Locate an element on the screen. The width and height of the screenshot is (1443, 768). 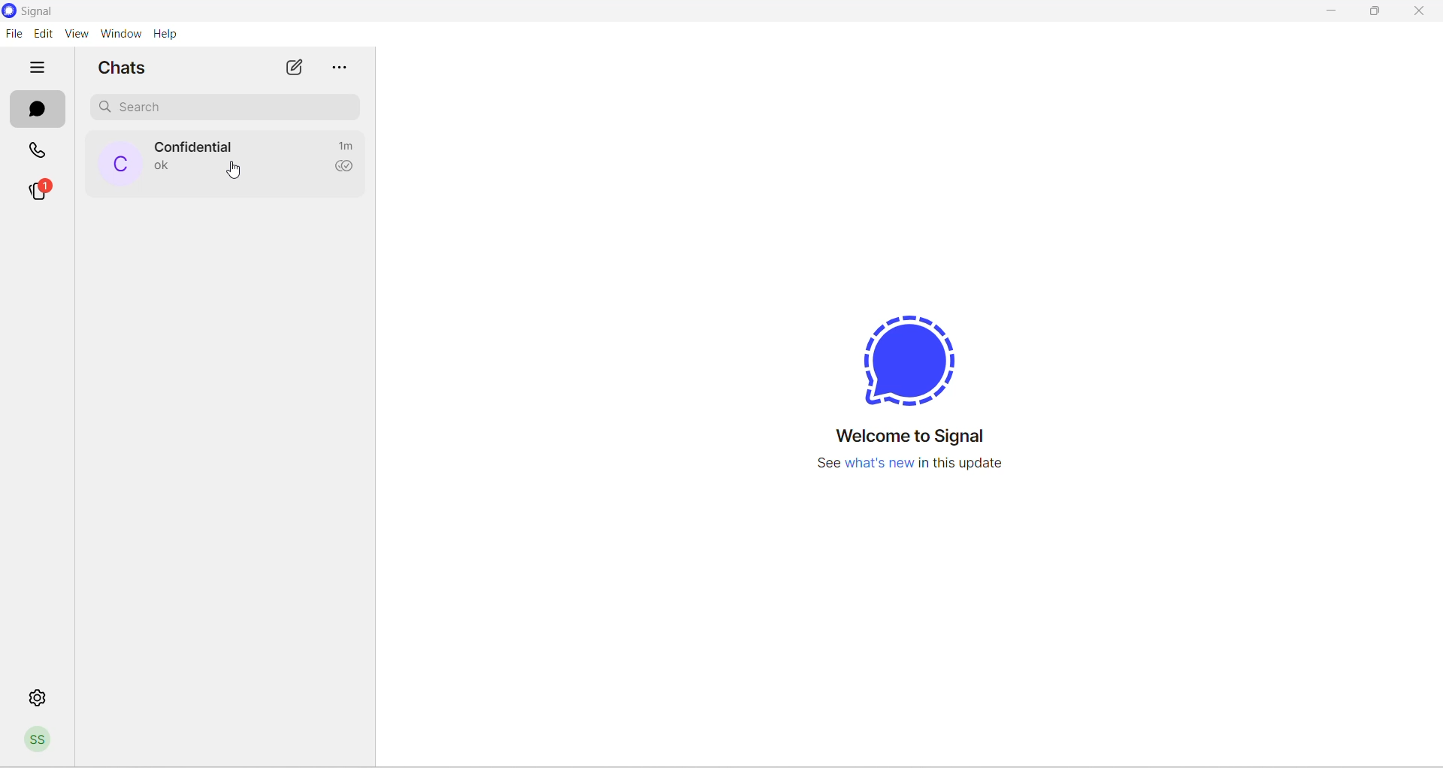
time passed since last message is located at coordinates (346, 145).